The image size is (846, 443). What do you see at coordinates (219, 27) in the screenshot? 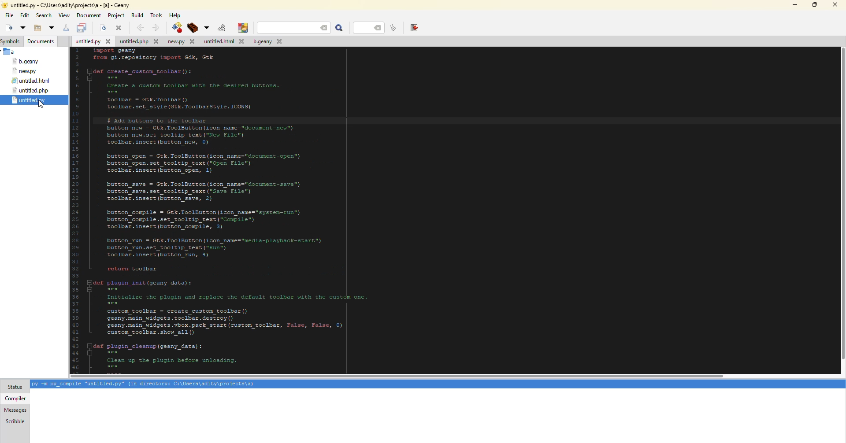
I see `run` at bounding box center [219, 27].